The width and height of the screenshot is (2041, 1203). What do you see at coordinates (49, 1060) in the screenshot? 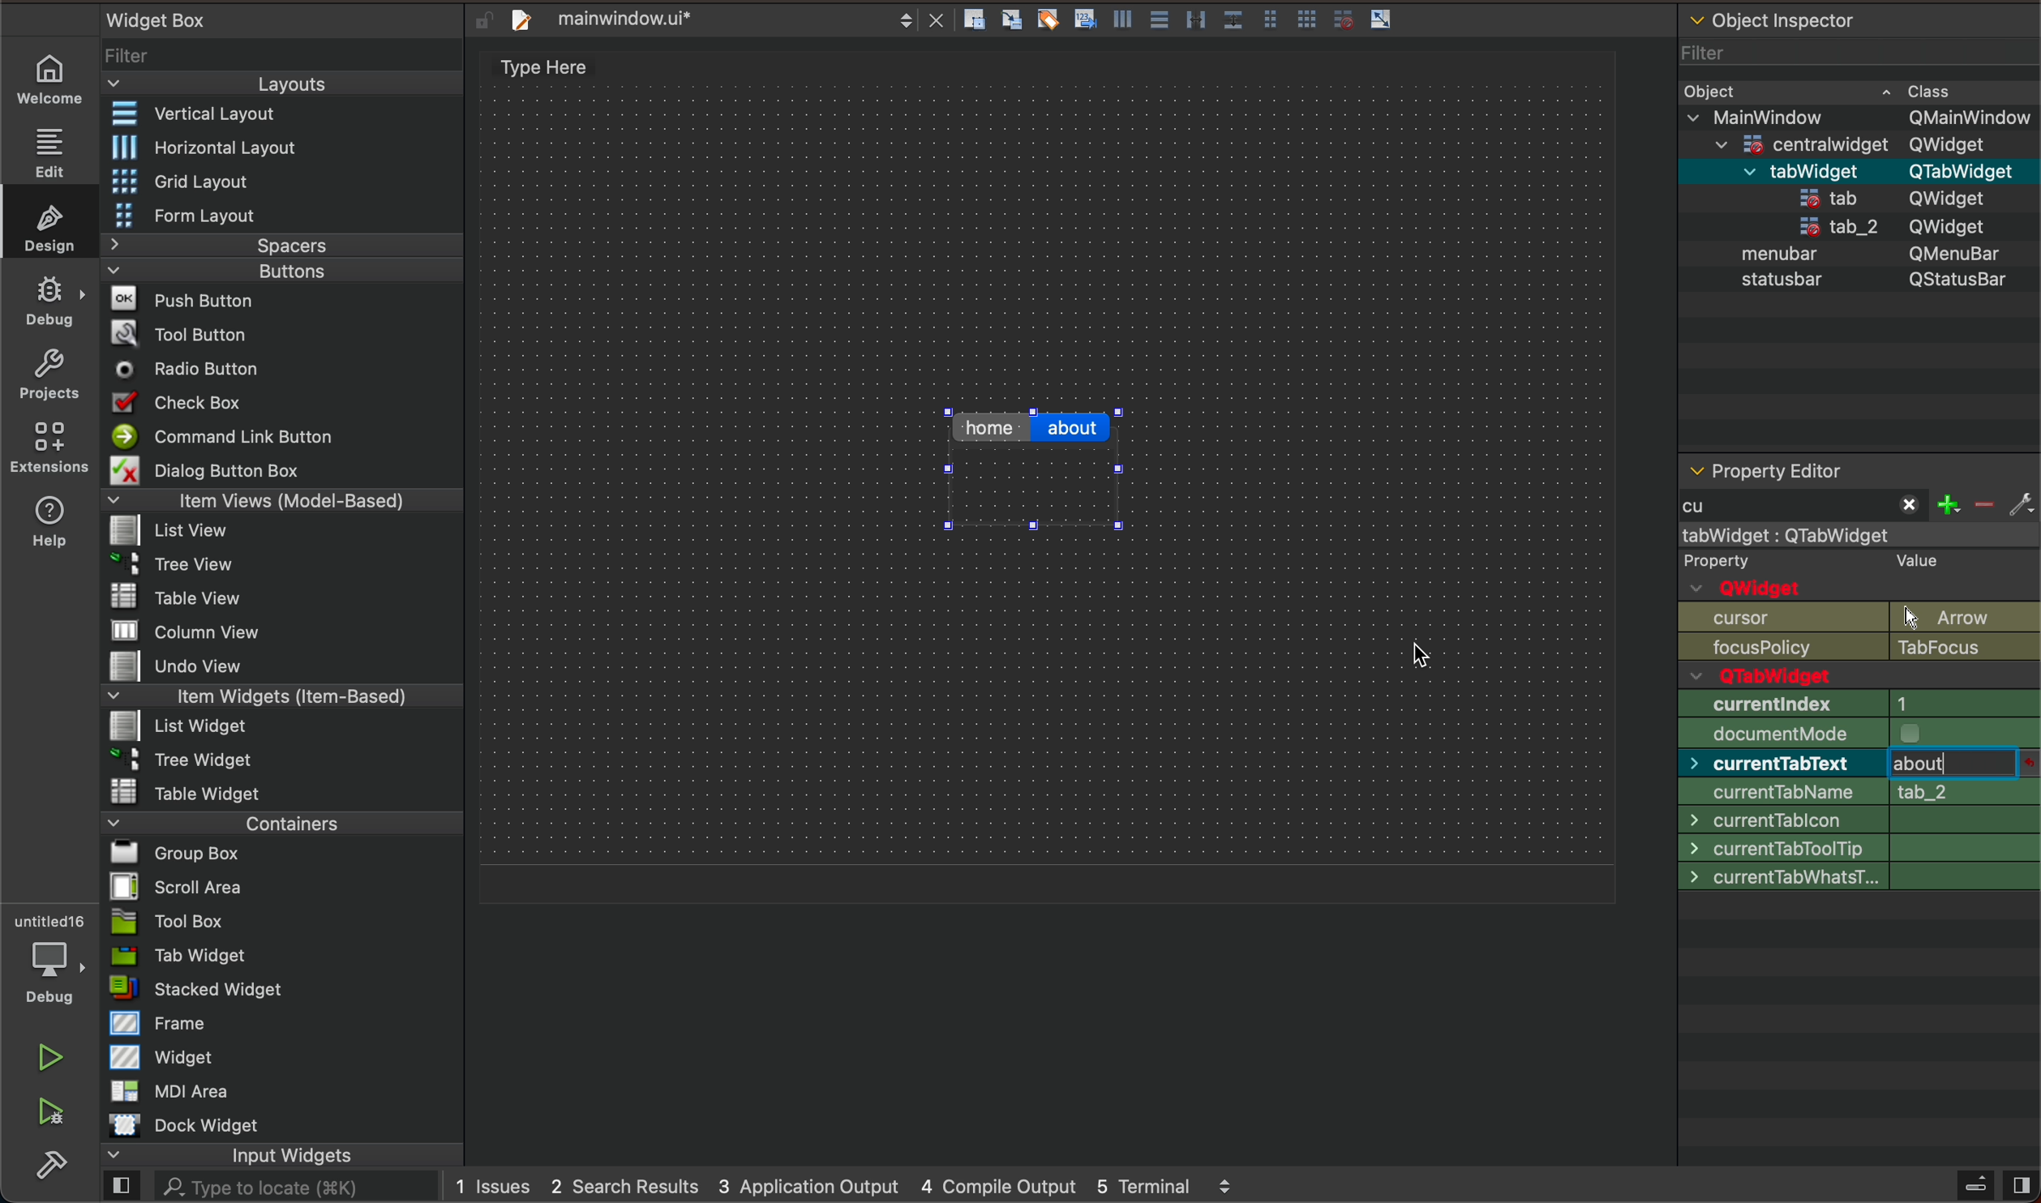
I see `play` at bounding box center [49, 1060].